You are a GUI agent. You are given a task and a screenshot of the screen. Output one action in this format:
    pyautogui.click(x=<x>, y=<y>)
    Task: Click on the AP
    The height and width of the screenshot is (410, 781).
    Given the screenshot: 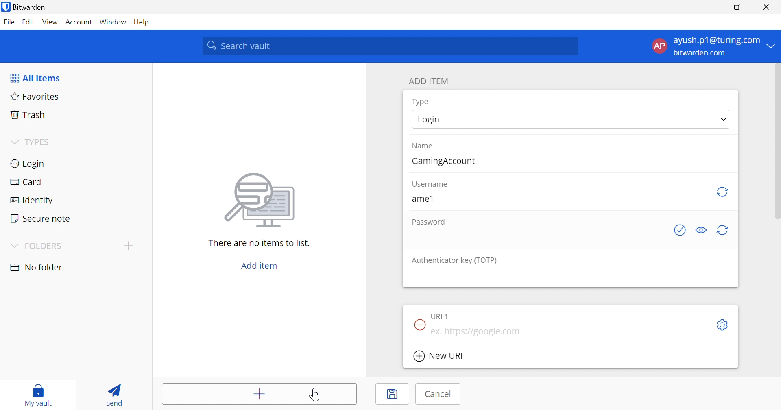 What is the action you would take?
    pyautogui.click(x=660, y=46)
    